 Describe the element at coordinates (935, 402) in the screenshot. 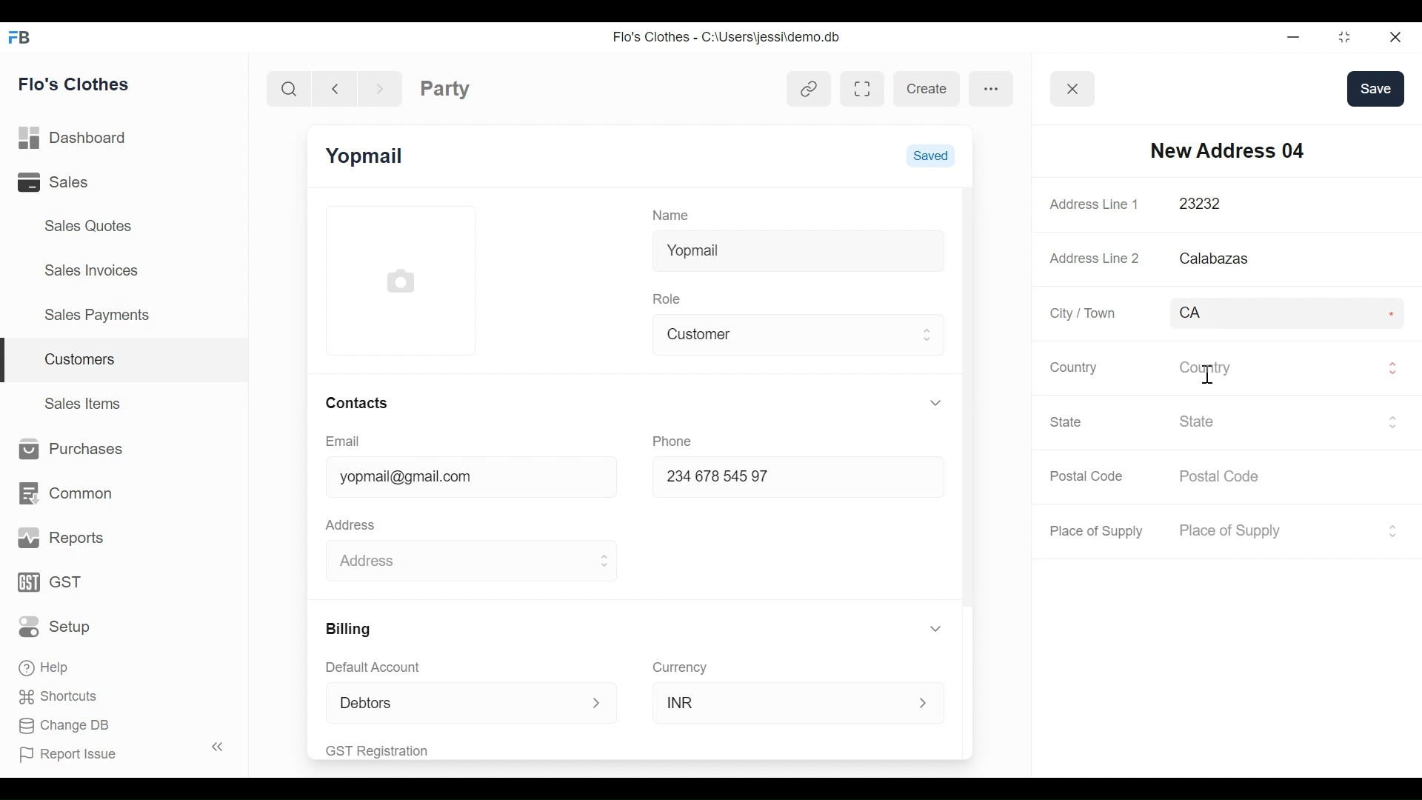

I see `Expand` at that location.